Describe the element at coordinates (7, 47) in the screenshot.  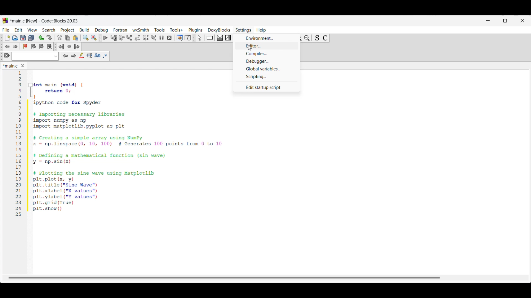
I see `Toggle back` at that location.